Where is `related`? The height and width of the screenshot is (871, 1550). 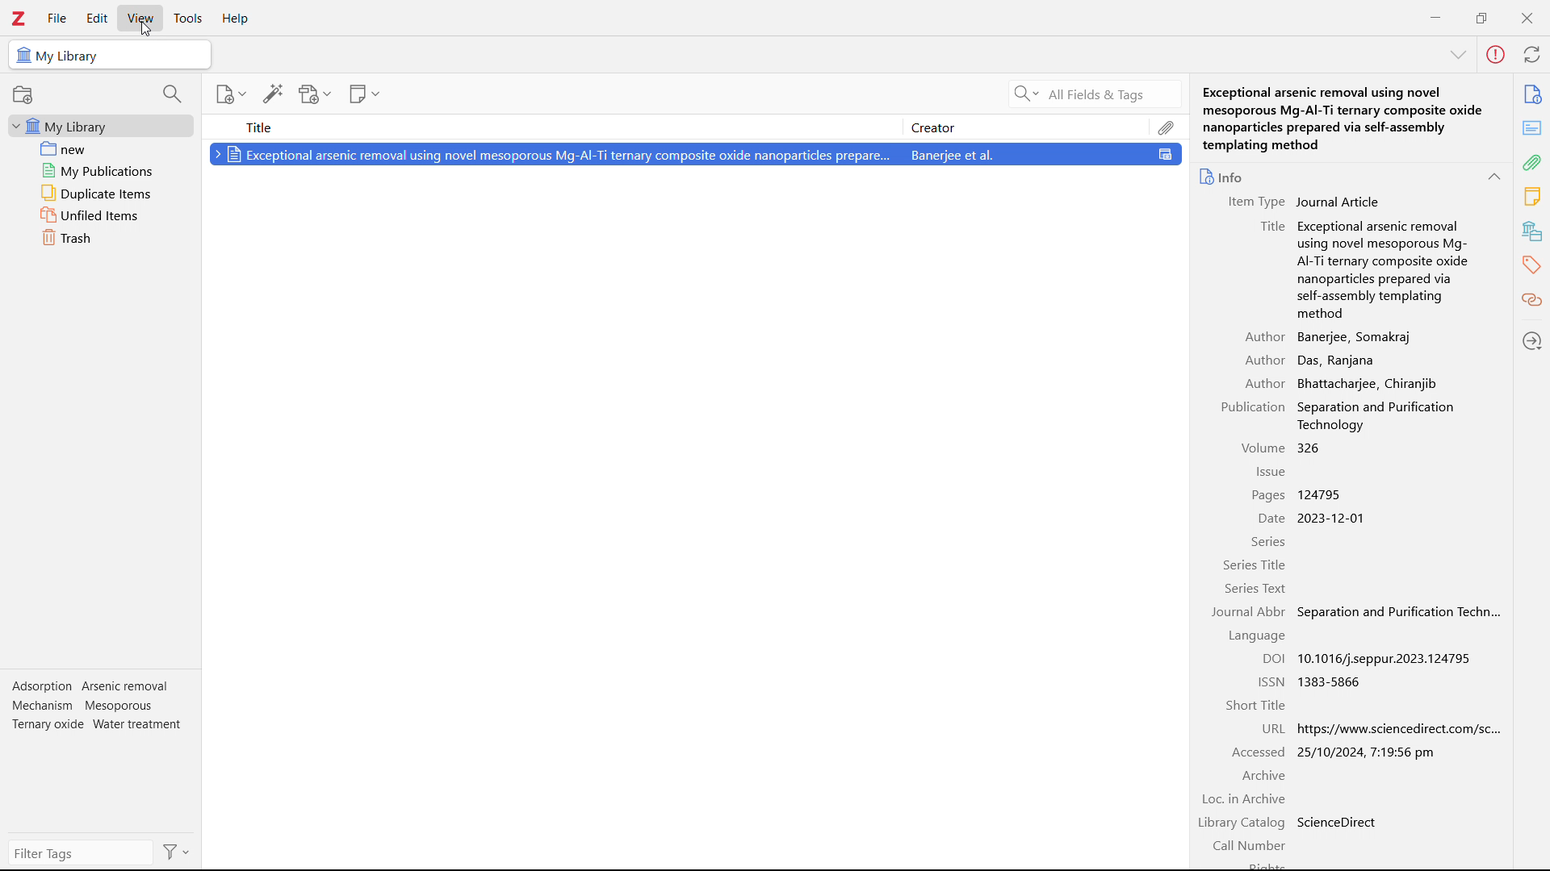
related is located at coordinates (1532, 299).